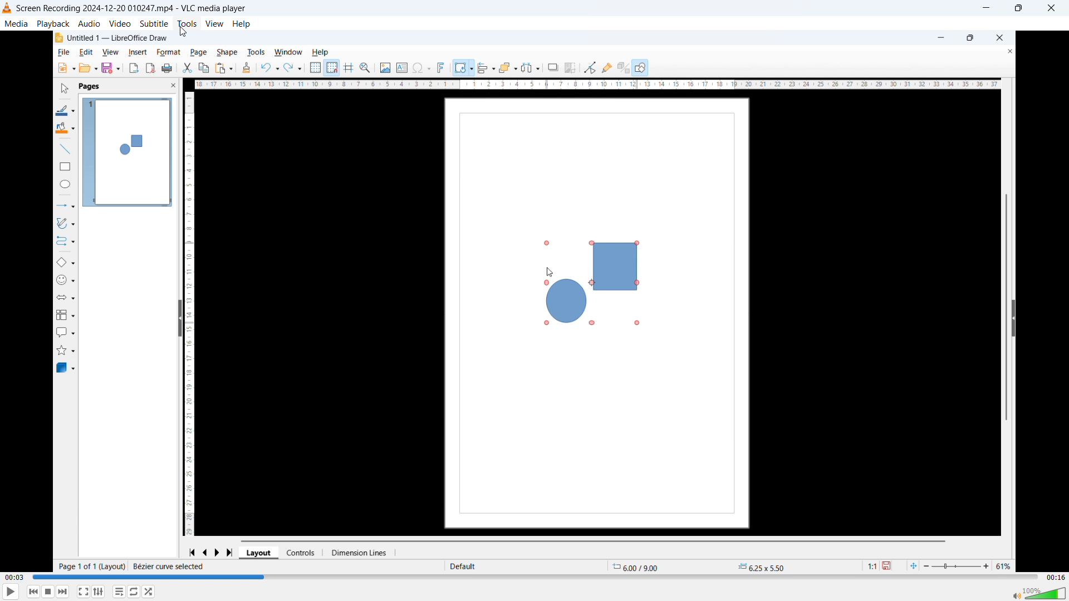 Image resolution: width=1069 pixels, height=601 pixels. I want to click on Click to toggle between loop all, loop one, no loop, so click(134, 592).